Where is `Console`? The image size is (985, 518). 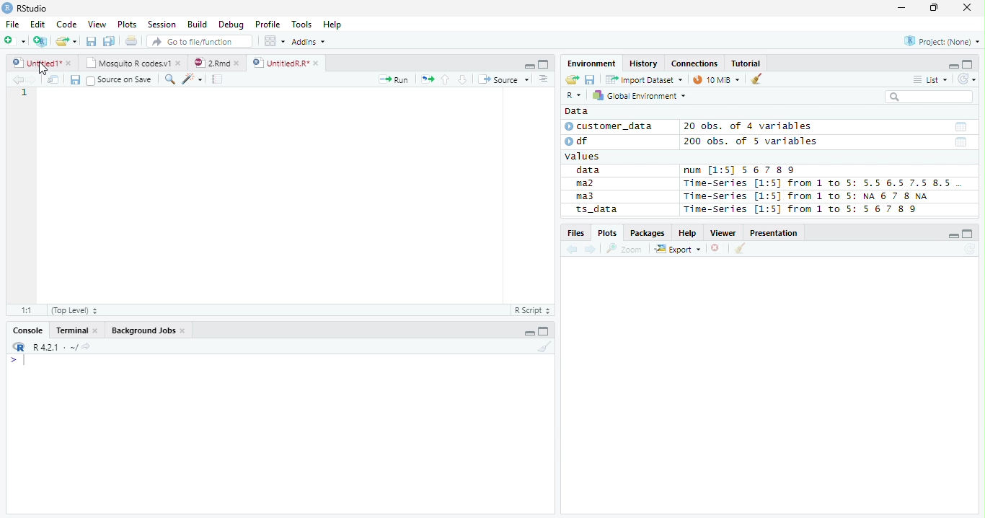
Console is located at coordinates (28, 329).